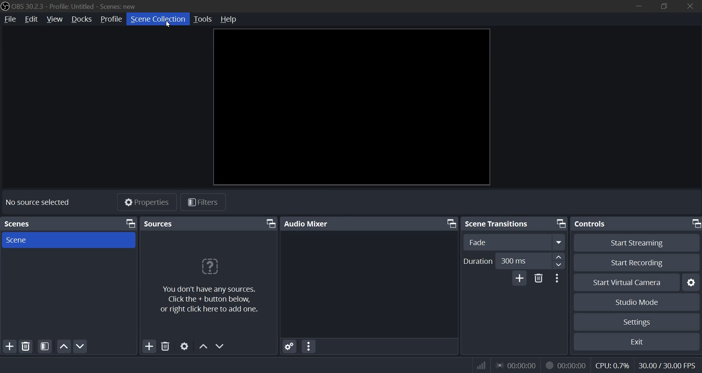 Image resolution: width=702 pixels, height=373 pixels. Describe the element at coordinates (613, 364) in the screenshot. I see `cpu` at that location.